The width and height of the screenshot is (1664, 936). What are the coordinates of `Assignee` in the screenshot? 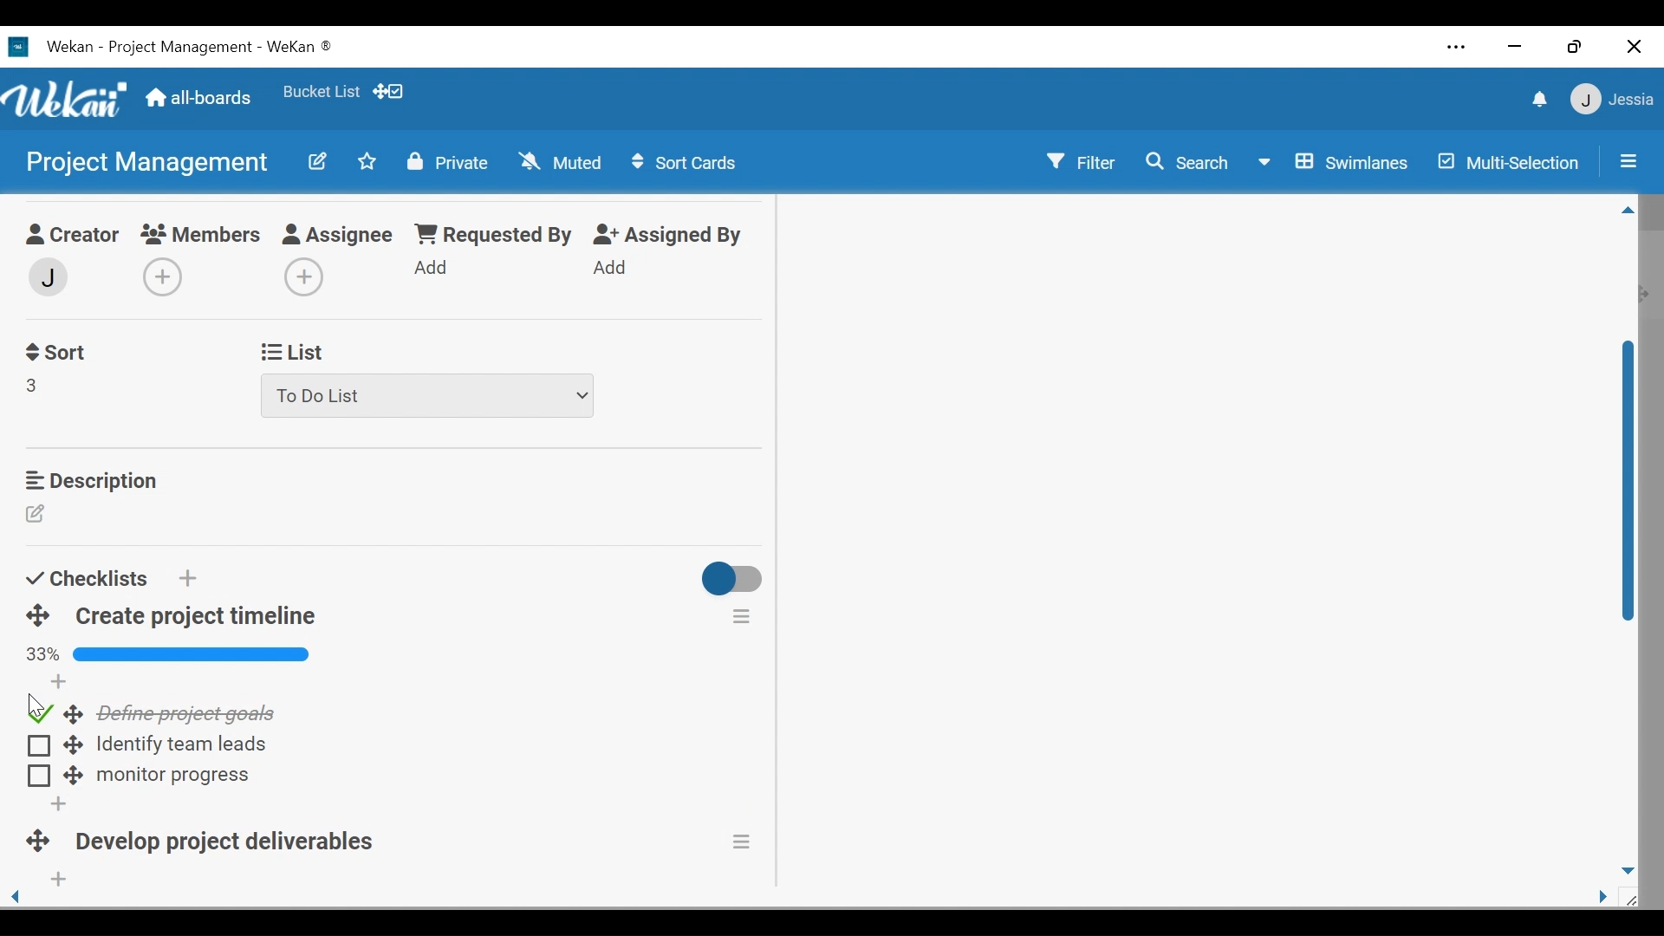 It's located at (341, 236).